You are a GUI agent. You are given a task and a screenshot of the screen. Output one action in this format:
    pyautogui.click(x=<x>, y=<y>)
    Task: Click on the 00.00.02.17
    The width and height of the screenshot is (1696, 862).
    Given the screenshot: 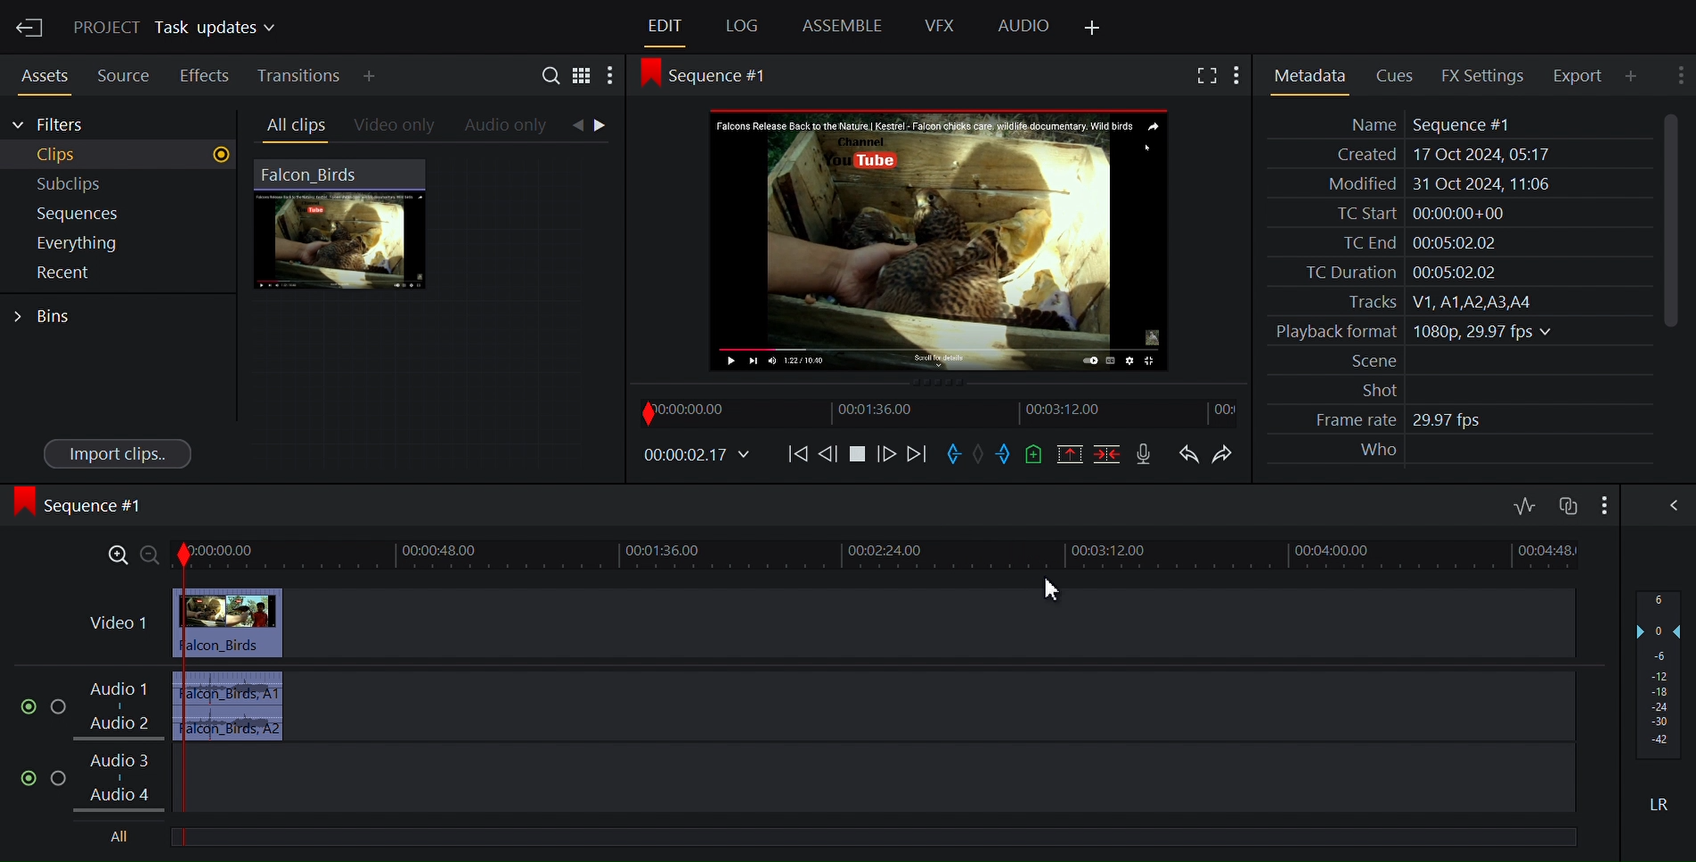 What is the action you would take?
    pyautogui.click(x=697, y=456)
    